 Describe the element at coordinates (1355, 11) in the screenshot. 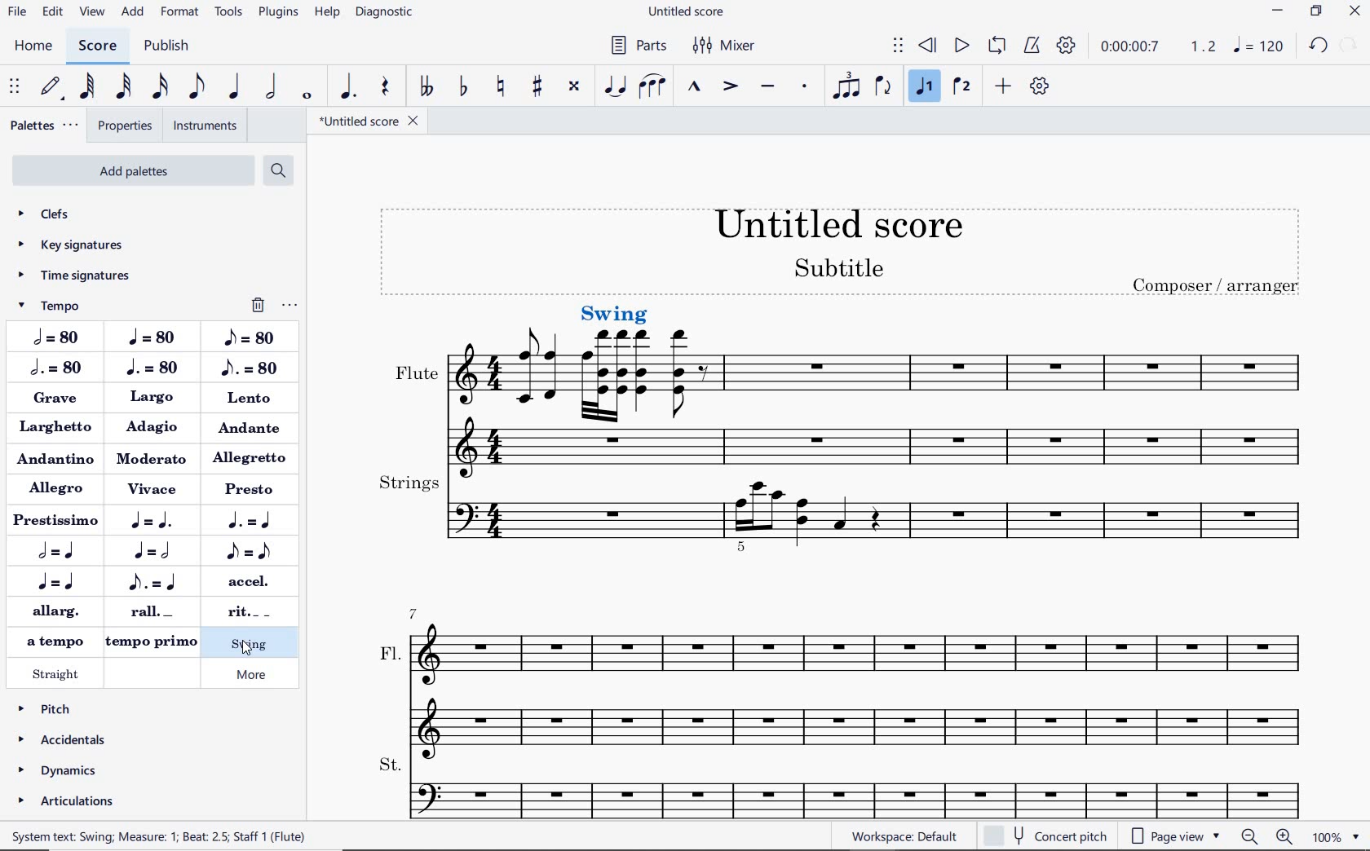

I see `close` at that location.